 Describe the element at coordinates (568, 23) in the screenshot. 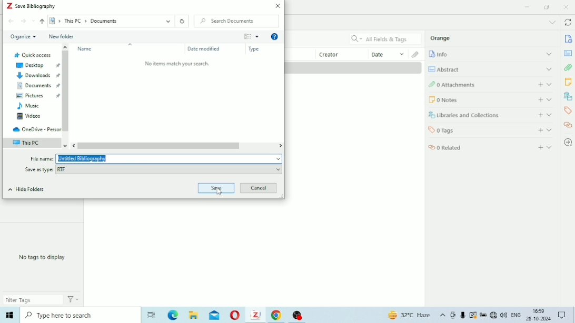

I see `Sync` at that location.